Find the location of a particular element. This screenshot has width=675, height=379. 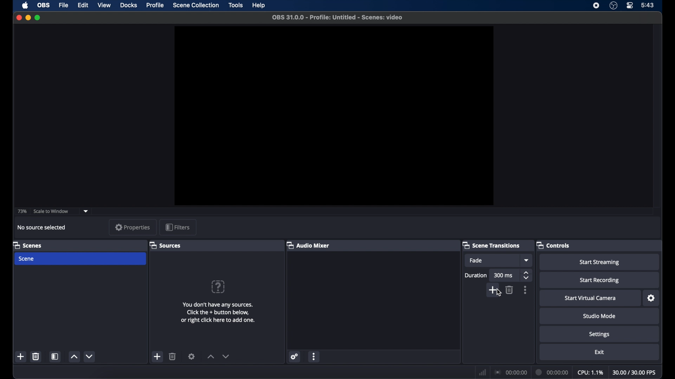

increment is located at coordinates (211, 357).